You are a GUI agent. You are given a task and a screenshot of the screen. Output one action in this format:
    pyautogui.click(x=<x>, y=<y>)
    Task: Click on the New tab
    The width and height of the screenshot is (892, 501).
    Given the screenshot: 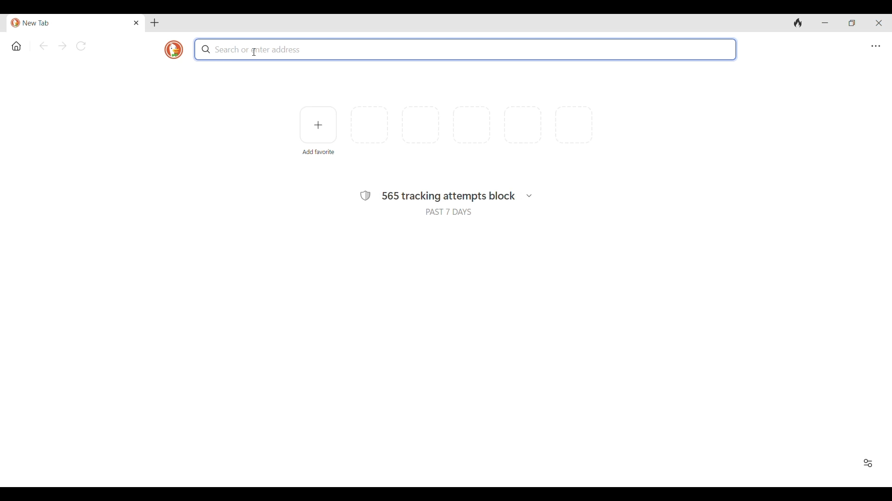 What is the action you would take?
    pyautogui.click(x=70, y=23)
    